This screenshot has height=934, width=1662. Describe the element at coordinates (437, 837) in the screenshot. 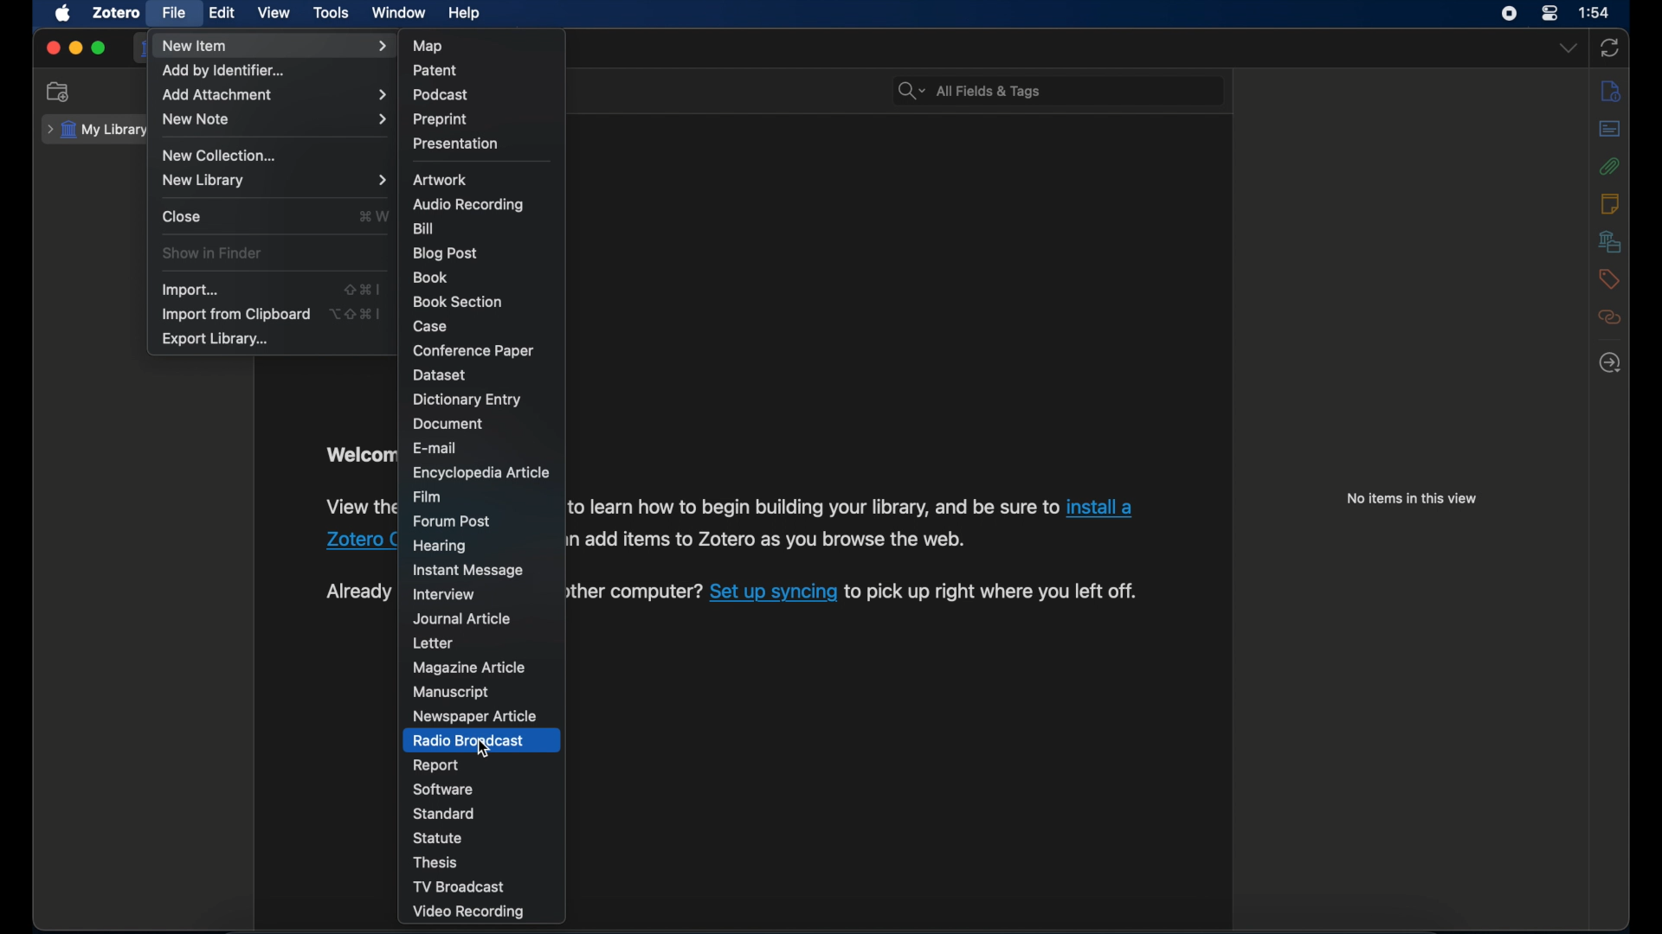

I see `statue` at that location.